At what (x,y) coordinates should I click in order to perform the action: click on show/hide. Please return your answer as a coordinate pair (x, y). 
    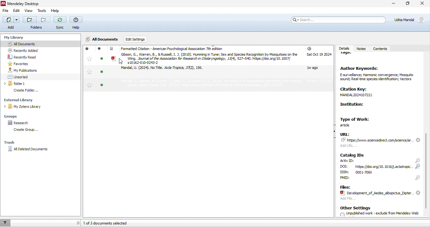
    Looking at the image, I should click on (332, 135).